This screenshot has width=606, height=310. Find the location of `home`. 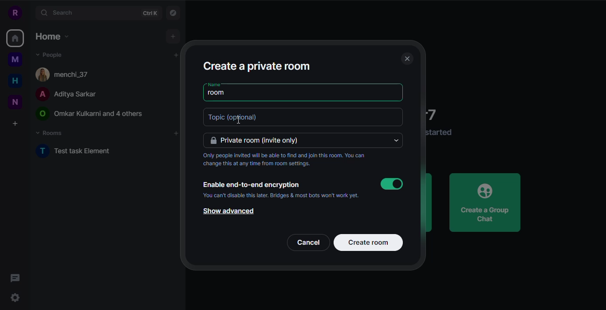

home is located at coordinates (15, 80).